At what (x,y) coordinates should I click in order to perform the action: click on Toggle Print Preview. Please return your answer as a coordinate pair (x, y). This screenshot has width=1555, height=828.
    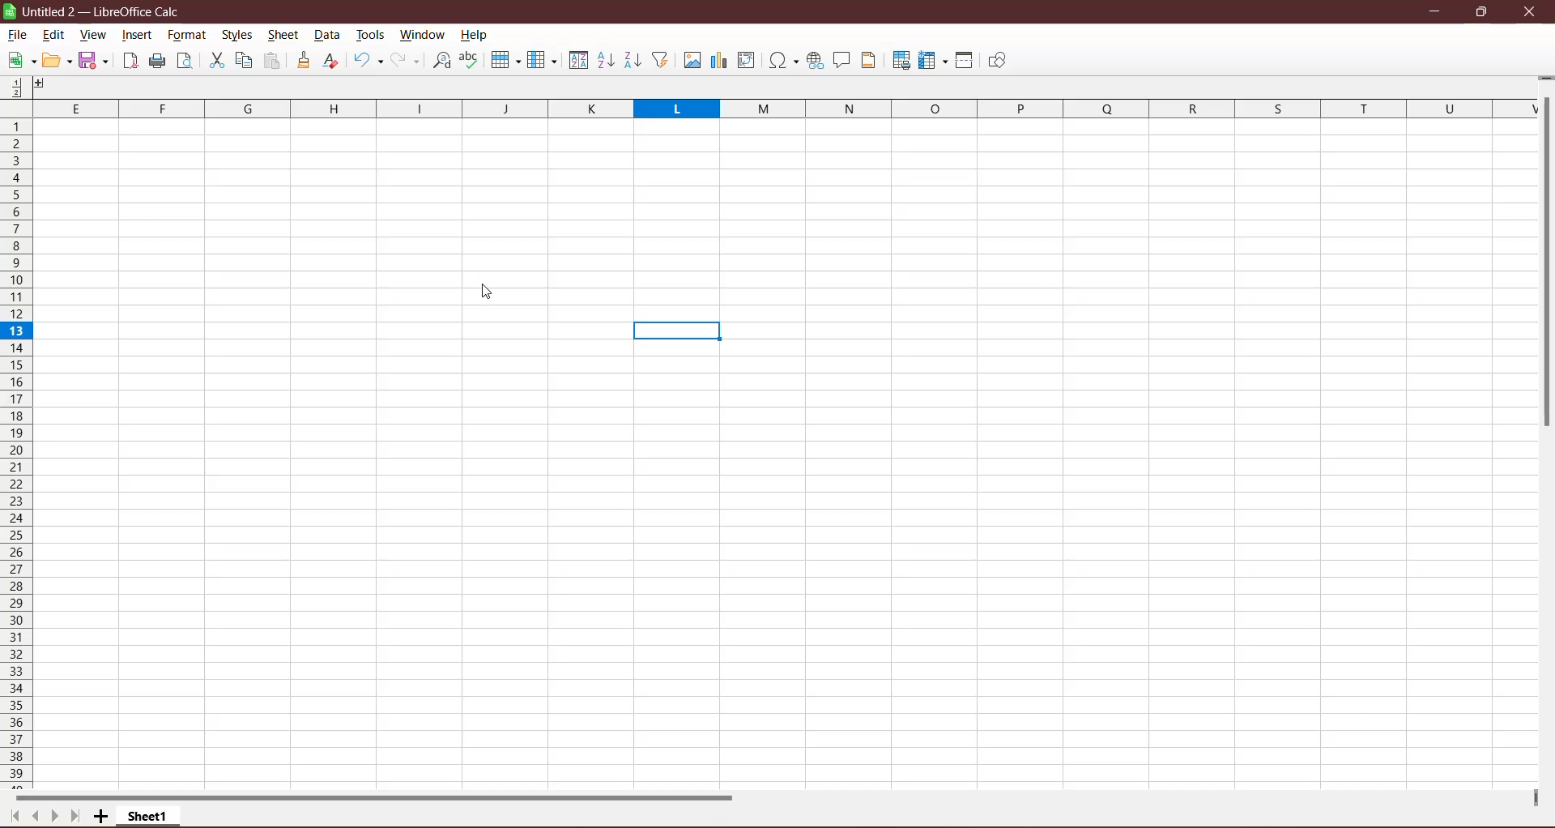
    Looking at the image, I should click on (187, 61).